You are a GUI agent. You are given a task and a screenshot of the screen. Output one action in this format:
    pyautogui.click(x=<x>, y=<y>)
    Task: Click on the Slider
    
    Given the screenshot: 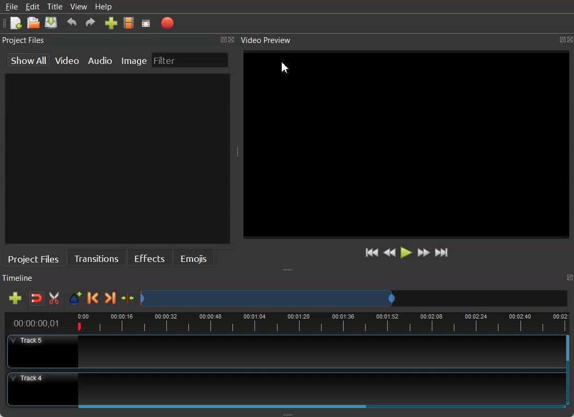 What is the action you would take?
    pyautogui.click(x=354, y=297)
    